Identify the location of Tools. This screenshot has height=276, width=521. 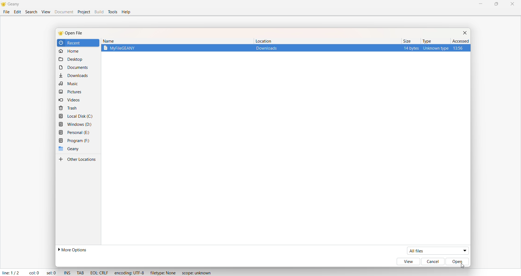
(113, 12).